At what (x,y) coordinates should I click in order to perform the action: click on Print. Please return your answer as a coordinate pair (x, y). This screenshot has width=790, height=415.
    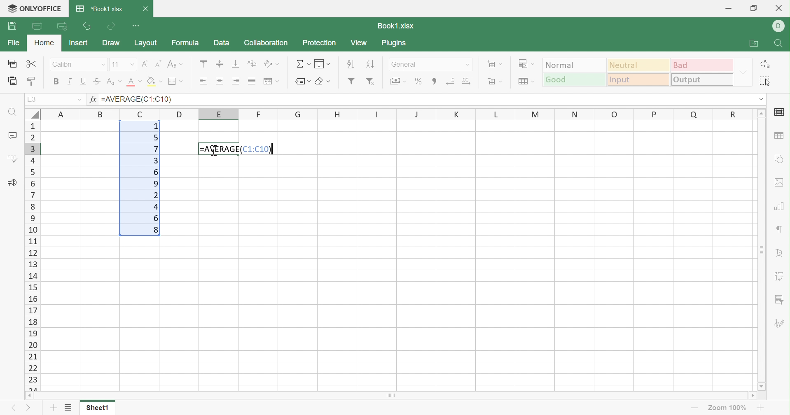
    Looking at the image, I should click on (11, 27).